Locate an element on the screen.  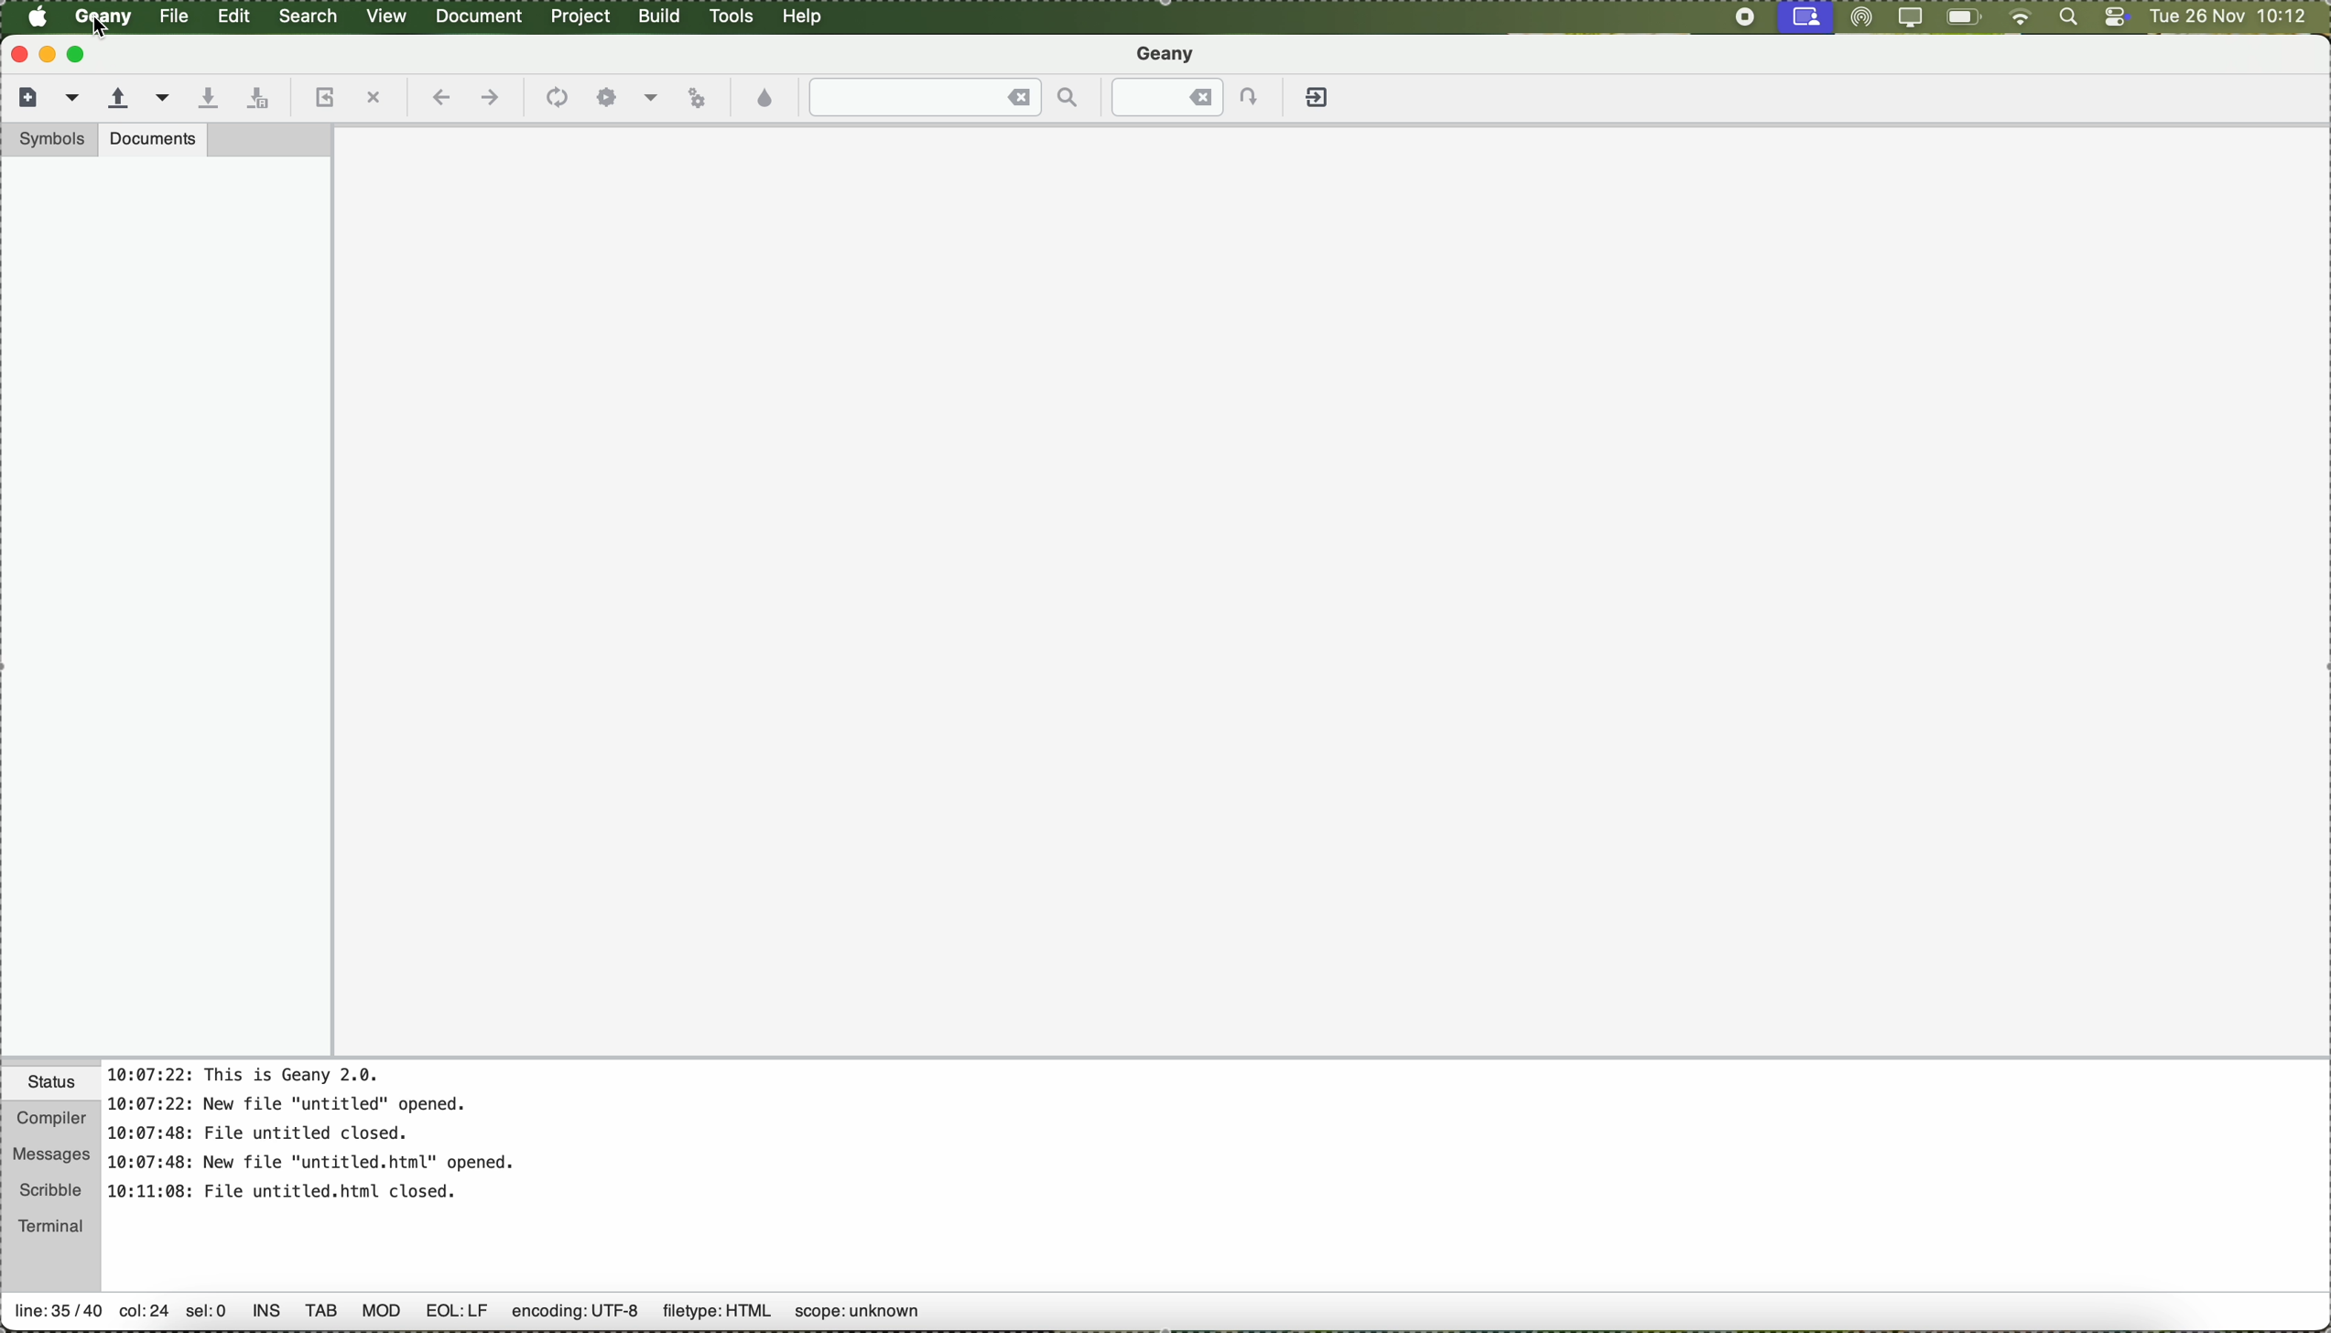
close the current file is located at coordinates (375, 97).